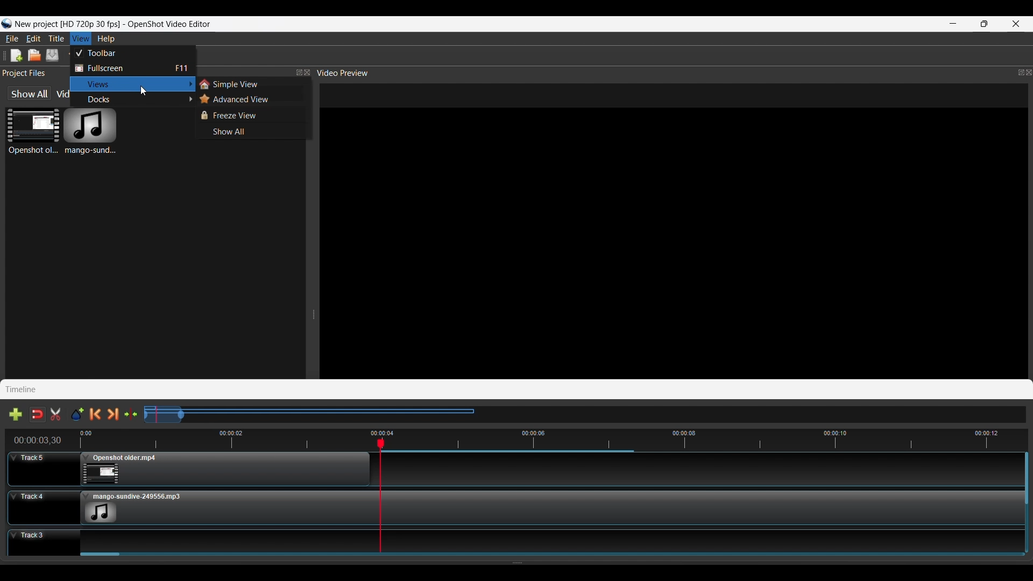  I want to click on Video File, so click(33, 131).